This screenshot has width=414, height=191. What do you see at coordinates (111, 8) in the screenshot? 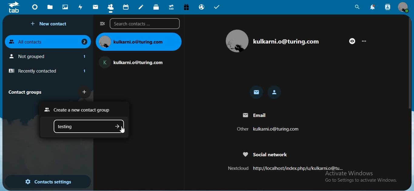
I see `contacts` at bounding box center [111, 8].